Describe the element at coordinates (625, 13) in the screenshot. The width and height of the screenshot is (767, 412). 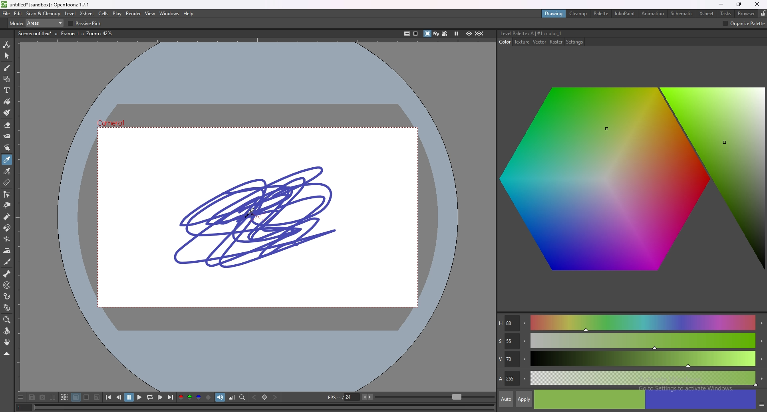
I see `inknpaint` at that location.